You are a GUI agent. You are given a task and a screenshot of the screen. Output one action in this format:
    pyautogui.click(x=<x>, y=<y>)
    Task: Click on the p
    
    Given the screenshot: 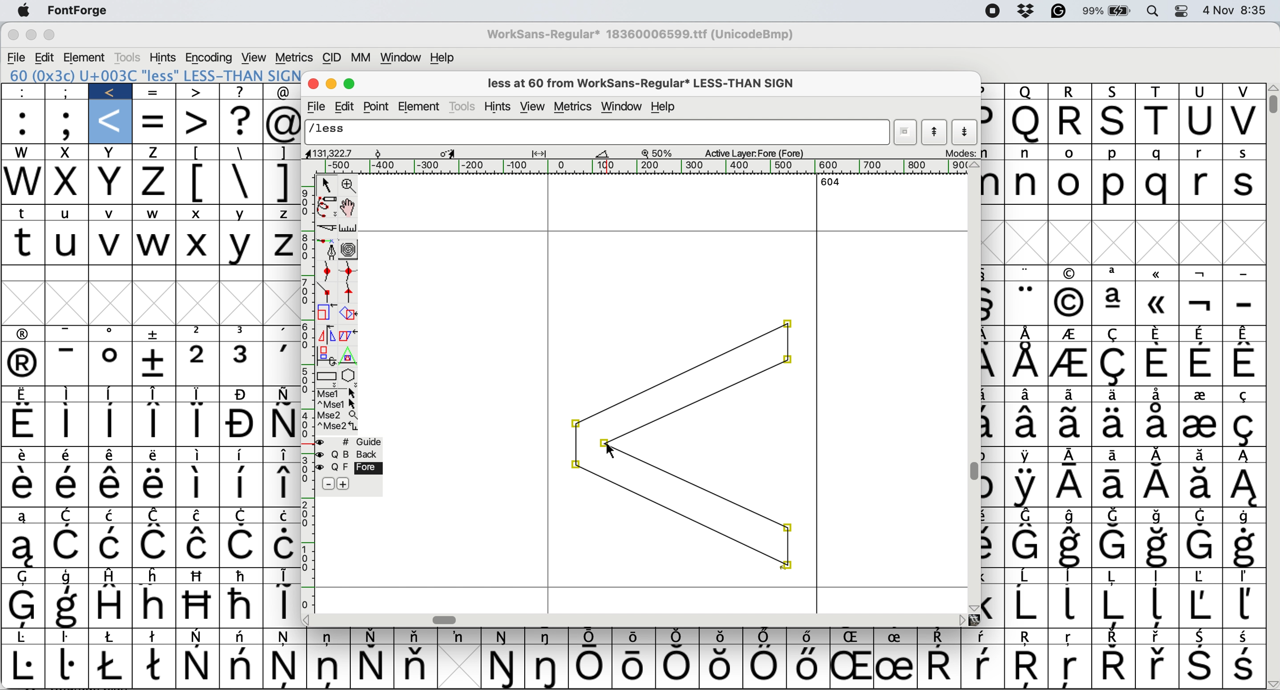 What is the action you would take?
    pyautogui.click(x=1113, y=154)
    